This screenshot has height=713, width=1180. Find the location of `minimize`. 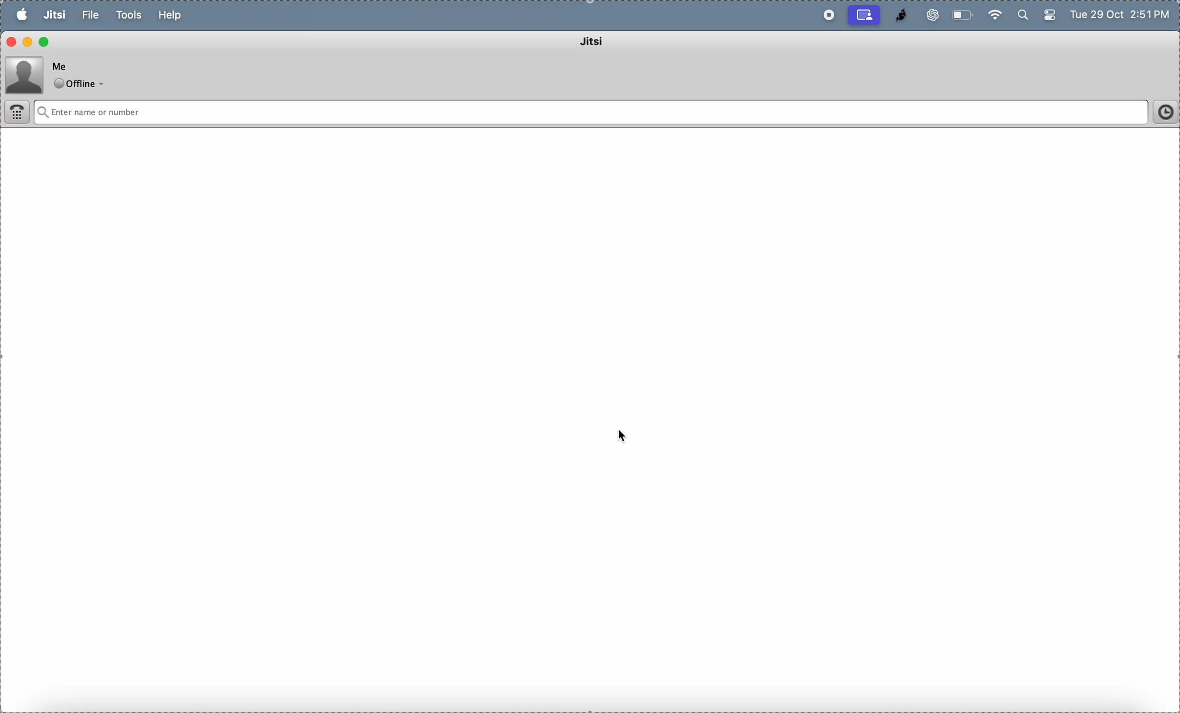

minimize is located at coordinates (29, 42).